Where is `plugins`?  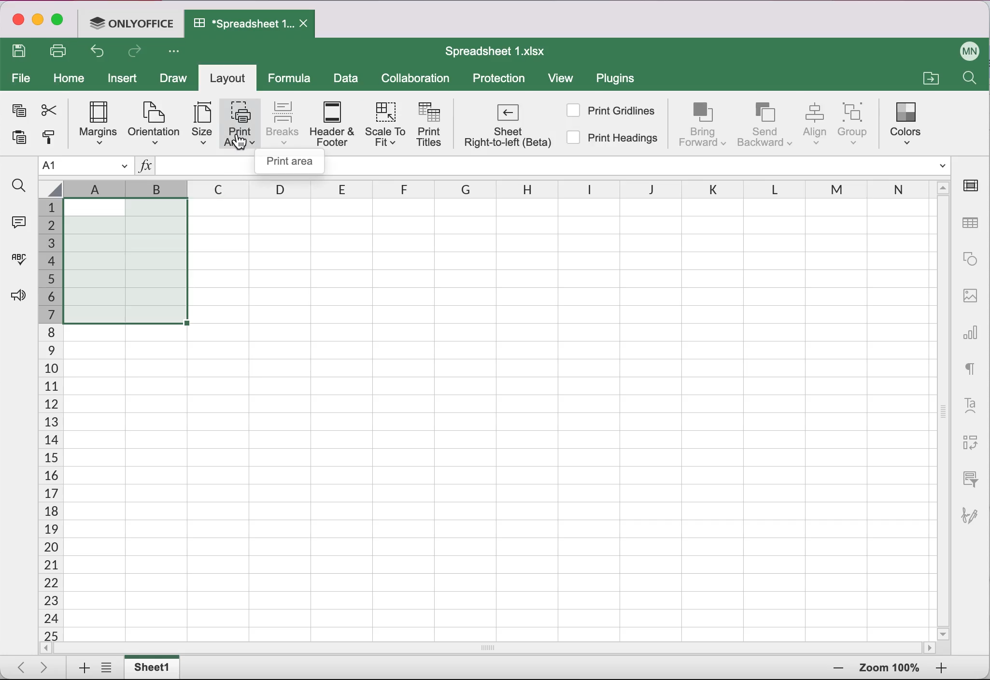 plugins is located at coordinates (620, 81).